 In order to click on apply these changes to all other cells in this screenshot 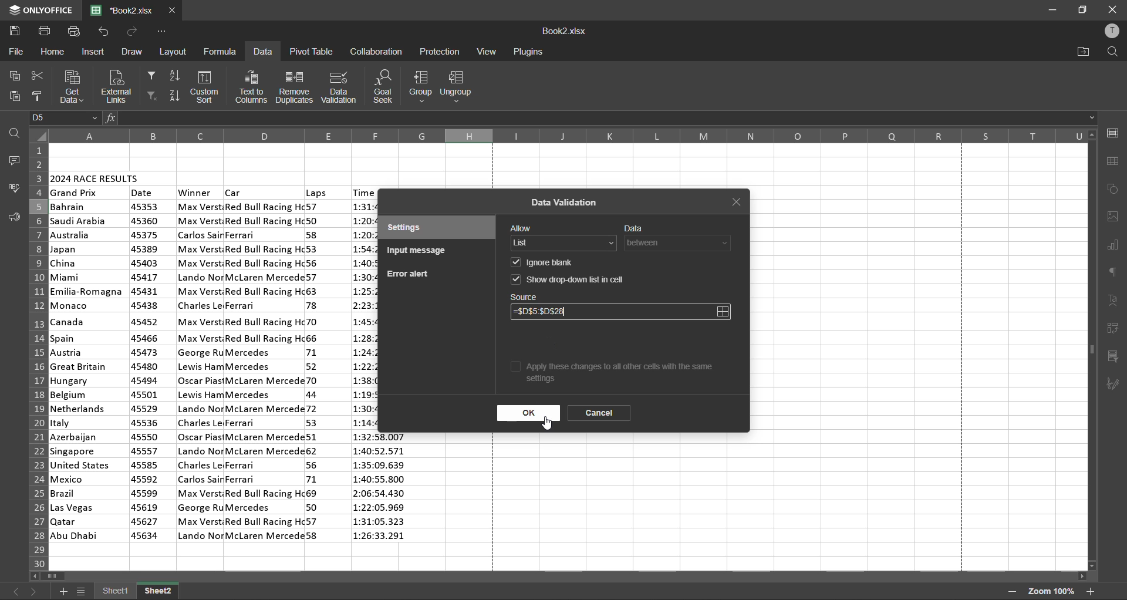, I will do `click(625, 375)`.